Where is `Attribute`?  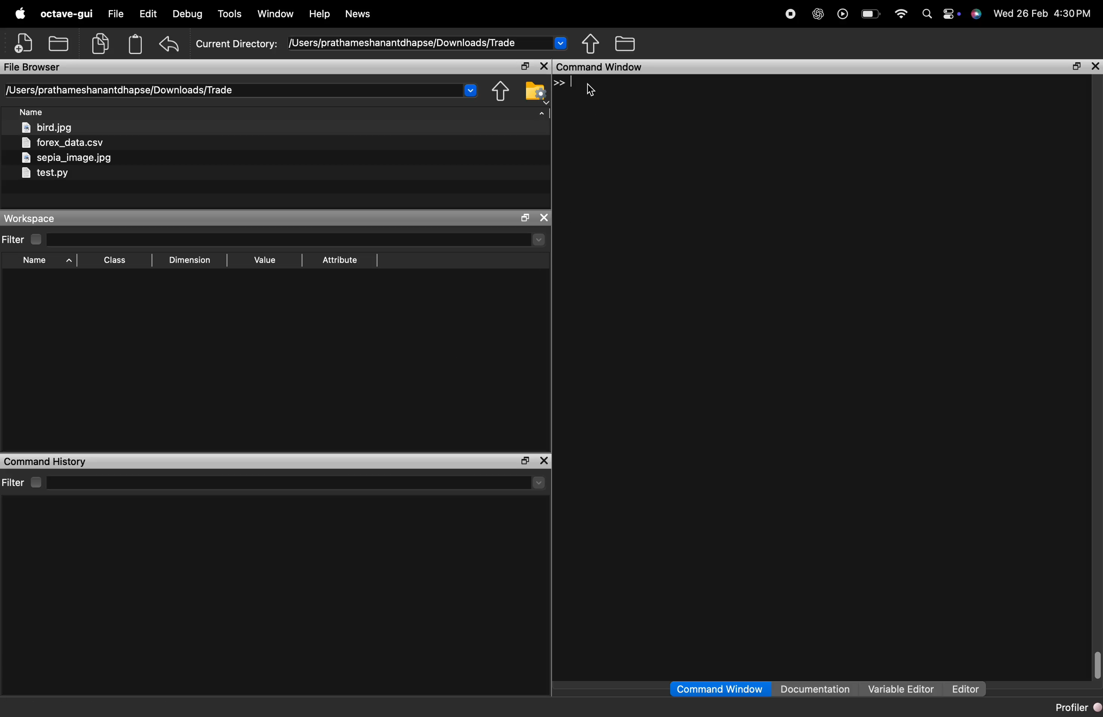
Attribute is located at coordinates (340, 260).